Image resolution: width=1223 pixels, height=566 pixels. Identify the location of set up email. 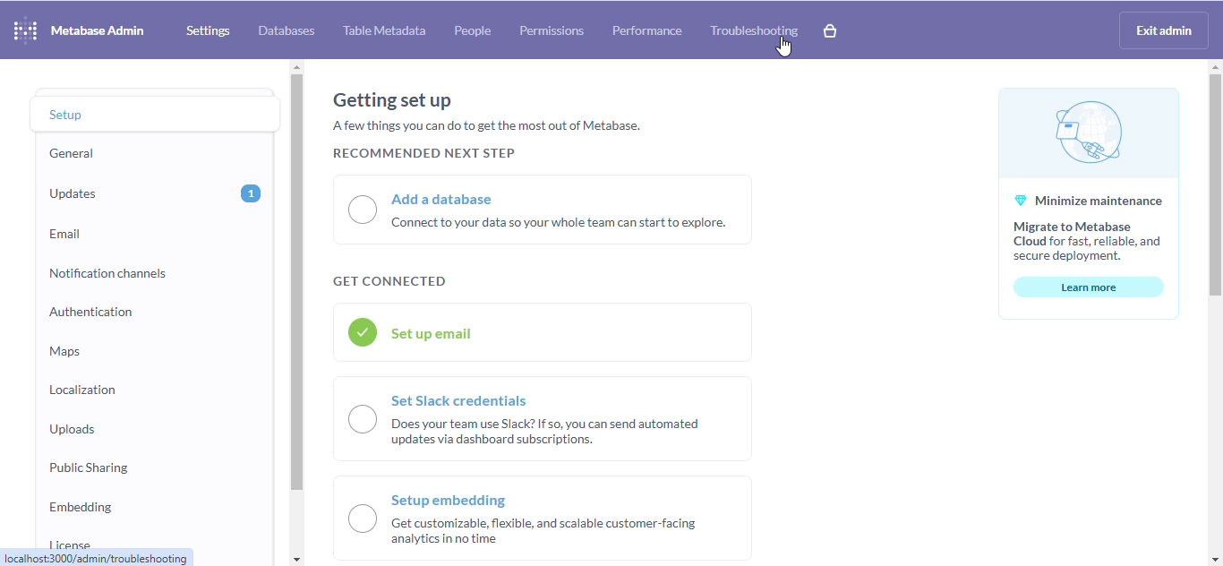
(544, 332).